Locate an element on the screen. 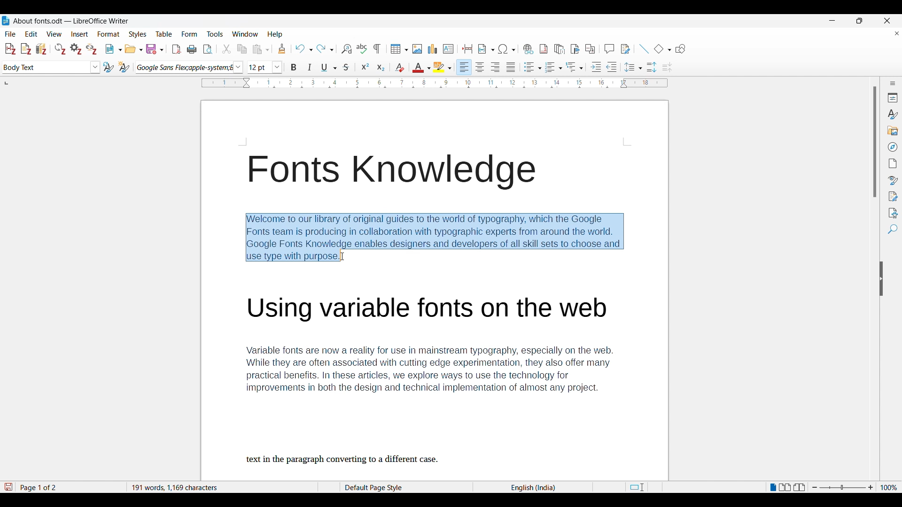  Font knowledge is located at coordinates (396, 173).